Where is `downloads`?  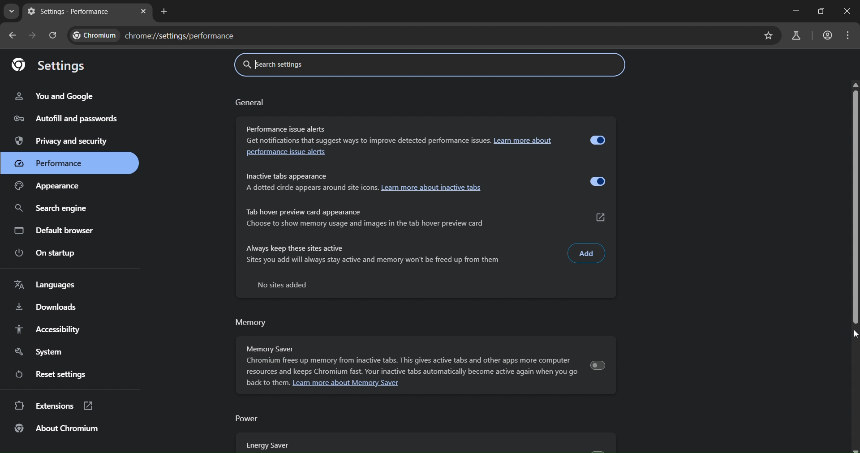 downloads is located at coordinates (49, 307).